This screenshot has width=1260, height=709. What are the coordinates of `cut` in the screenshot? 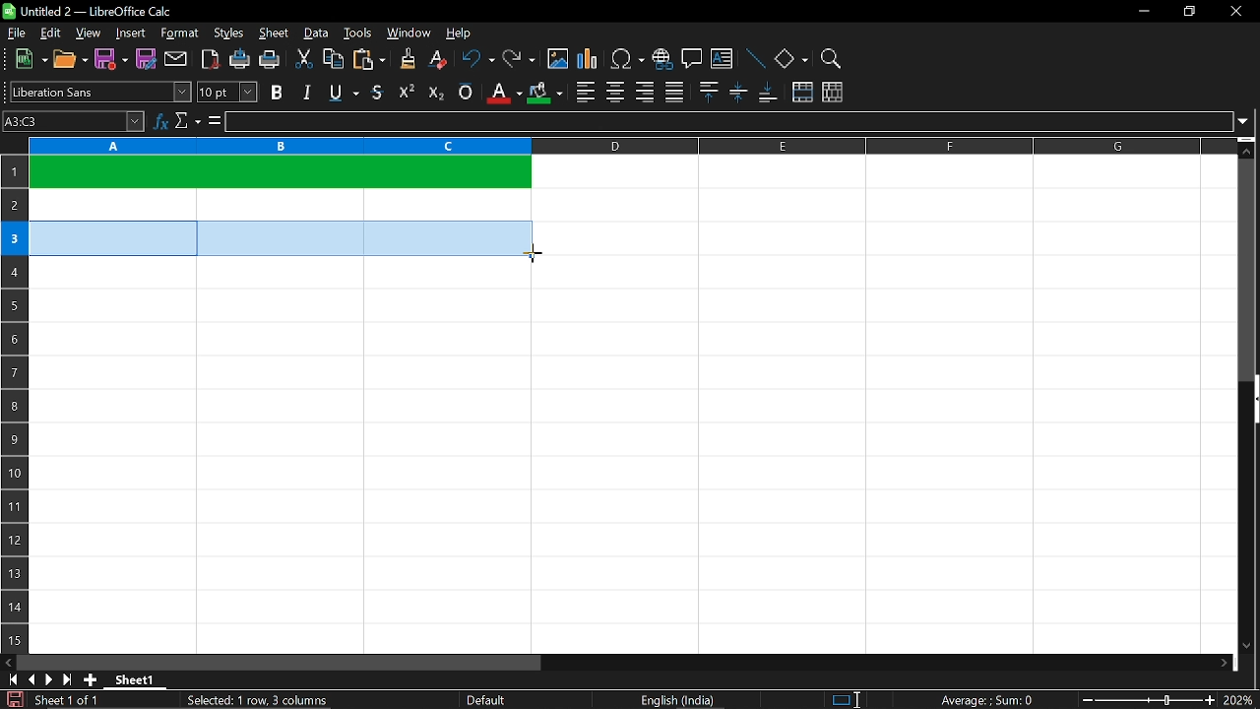 It's located at (305, 59).